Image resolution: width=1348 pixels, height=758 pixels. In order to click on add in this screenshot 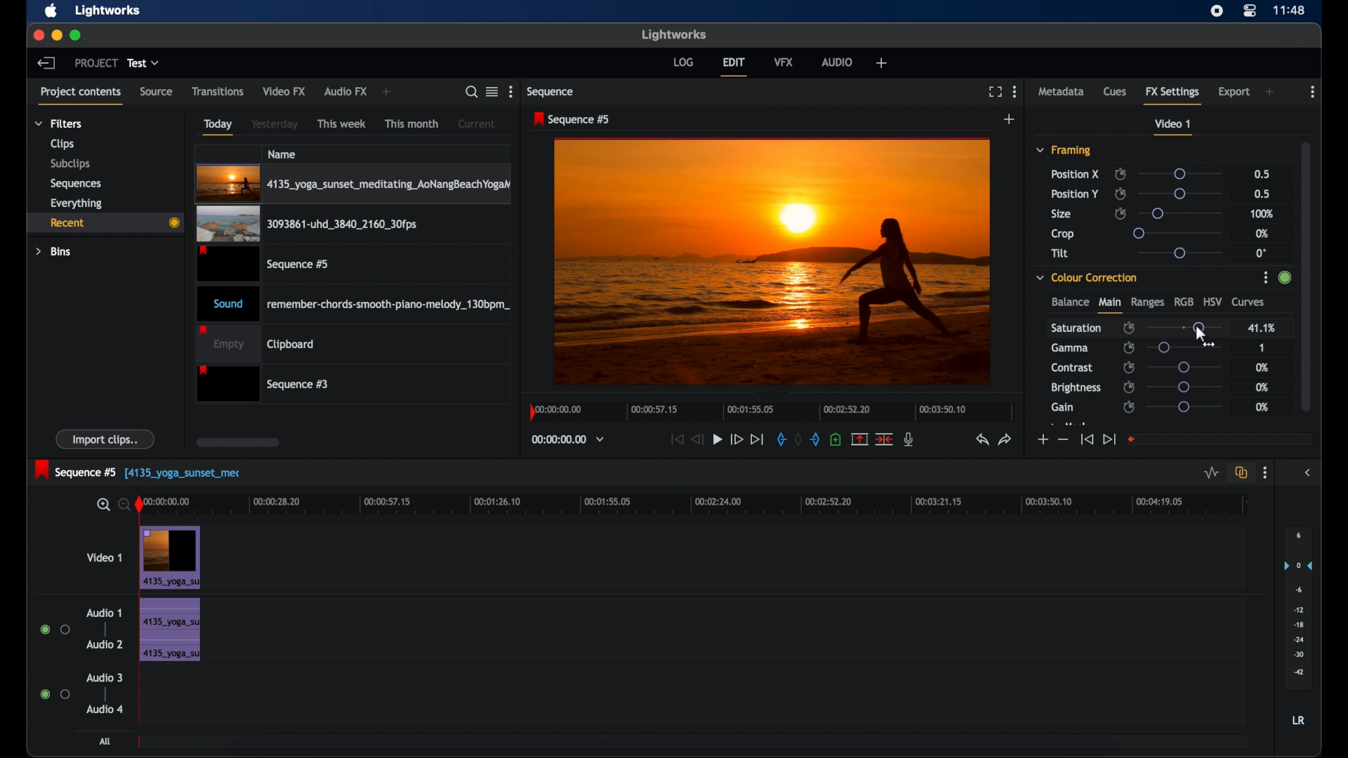, I will do `click(880, 62)`.